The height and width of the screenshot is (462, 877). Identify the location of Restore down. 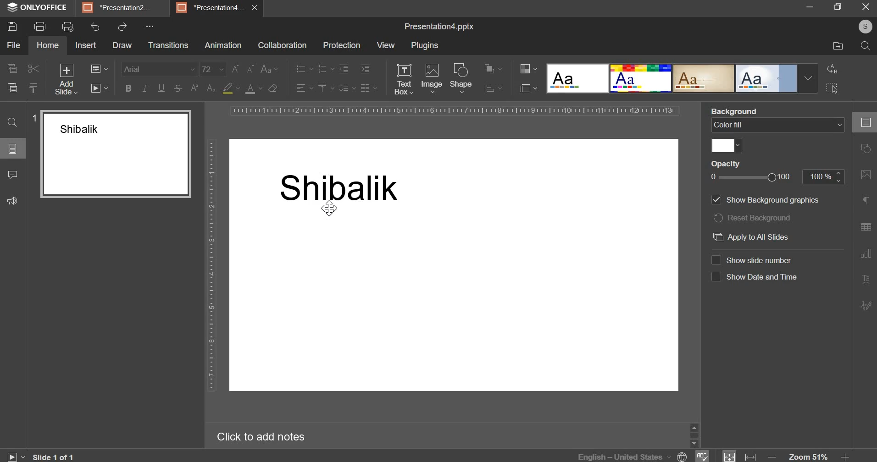
(810, 7).